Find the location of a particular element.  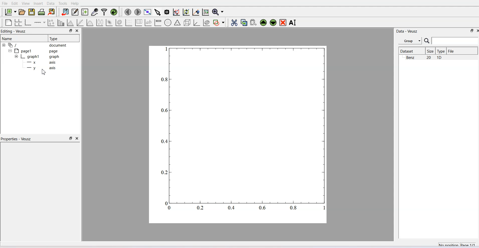

Page is located at coordinates (38, 51).